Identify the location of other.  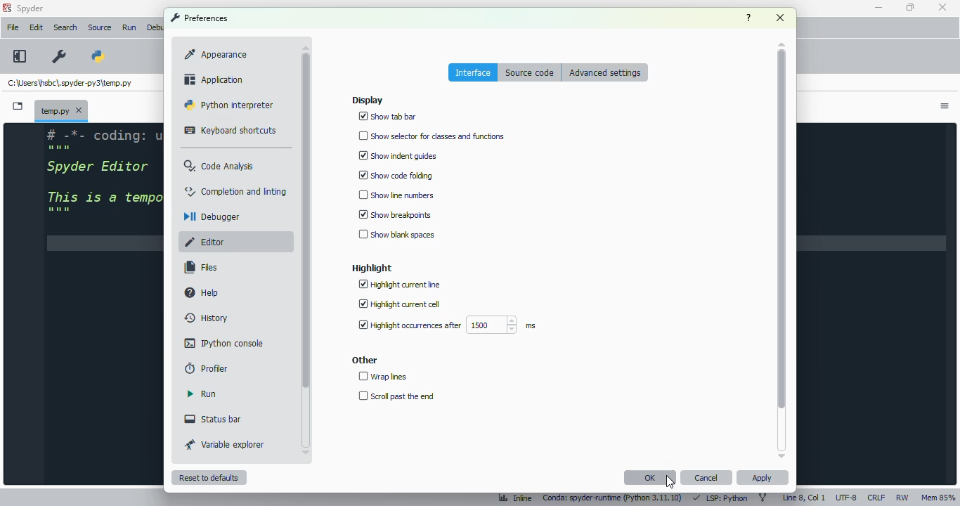
(365, 361).